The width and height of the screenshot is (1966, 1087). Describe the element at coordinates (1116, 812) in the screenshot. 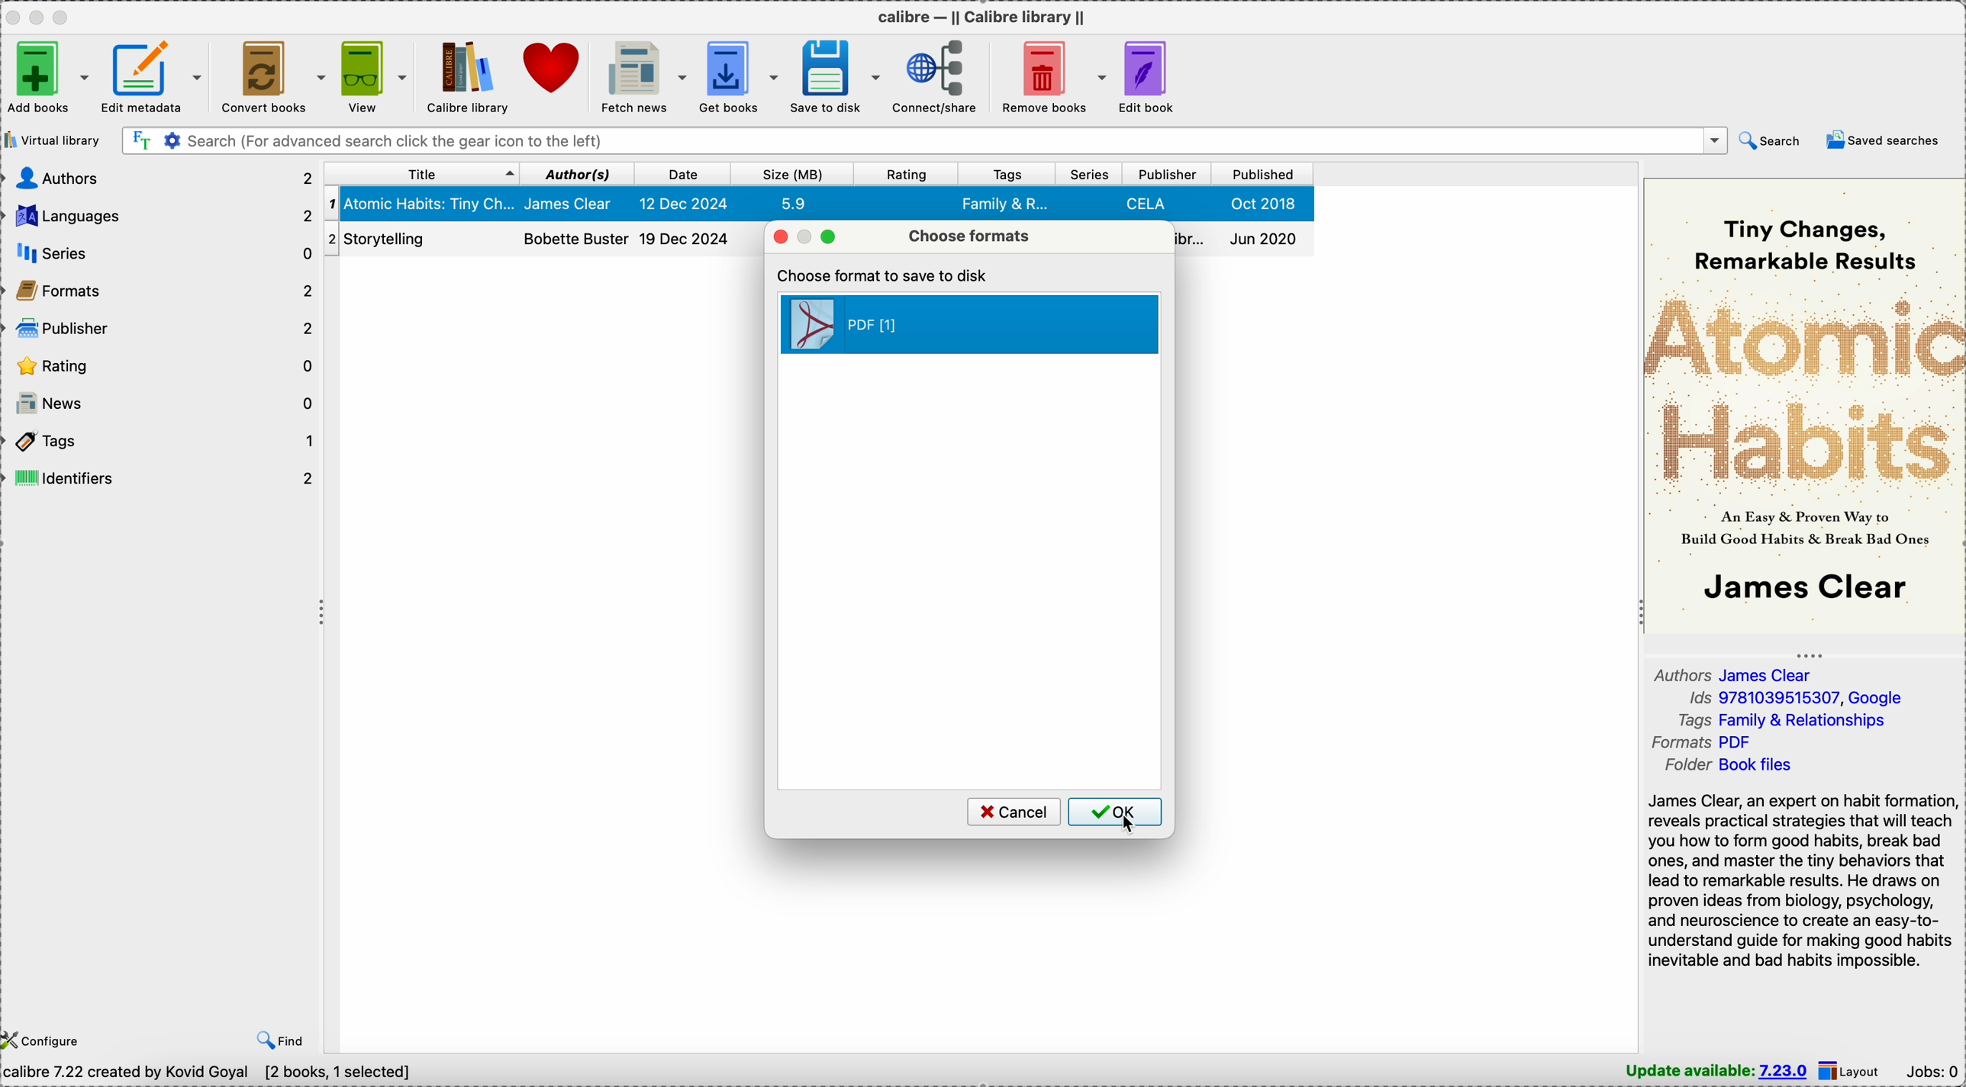

I see `OK` at that location.